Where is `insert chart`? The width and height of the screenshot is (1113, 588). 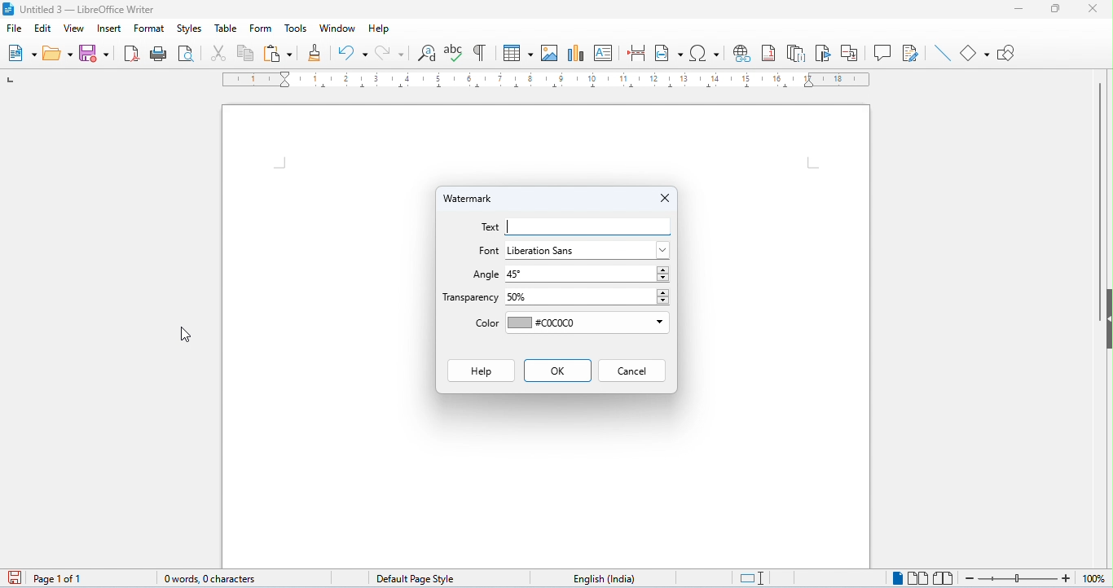 insert chart is located at coordinates (577, 51).